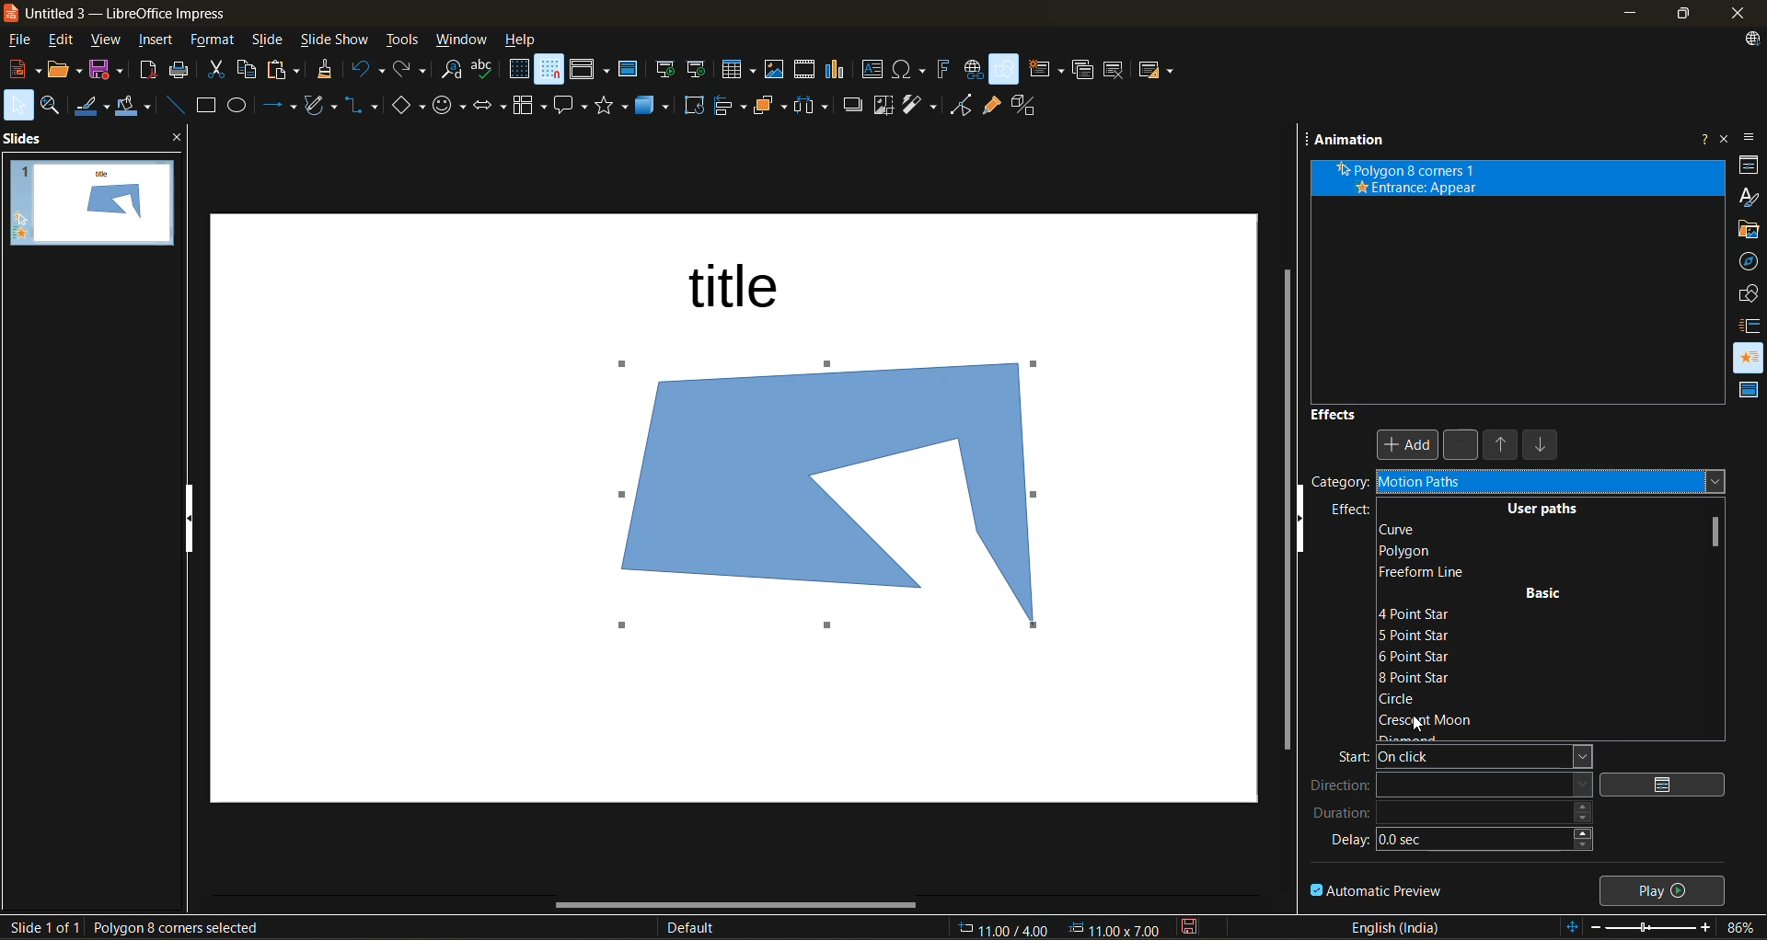 Image resolution: width=1767 pixels, height=940 pixels. I want to click on distribute, so click(814, 107).